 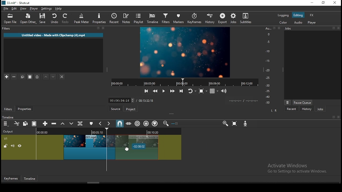 What do you see at coordinates (63, 124) in the screenshot?
I see `lift` at bounding box center [63, 124].